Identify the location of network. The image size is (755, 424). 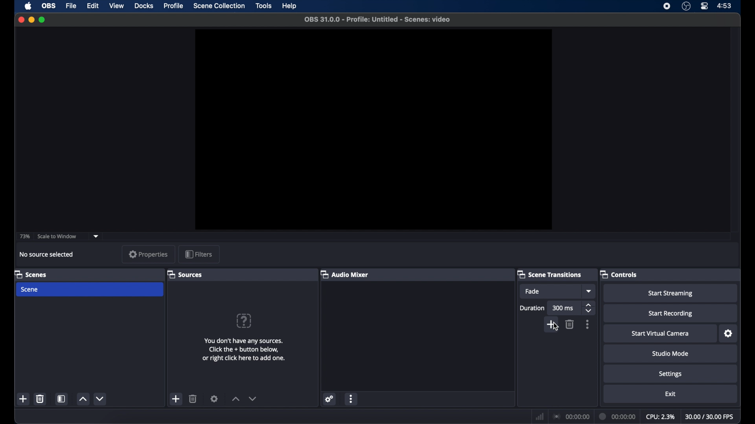
(539, 416).